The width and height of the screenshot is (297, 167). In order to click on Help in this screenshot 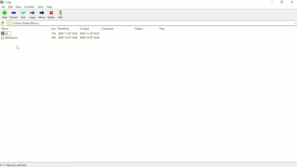, I will do `click(49, 7)`.